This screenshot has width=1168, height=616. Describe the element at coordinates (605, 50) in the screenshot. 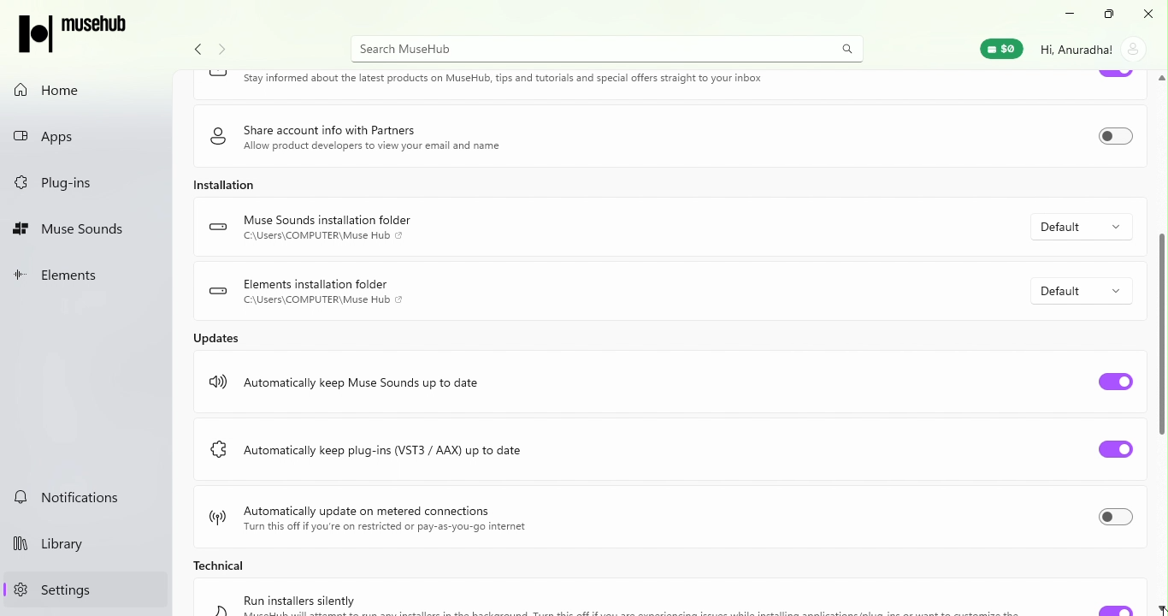

I see `Search MuseHUb` at that location.